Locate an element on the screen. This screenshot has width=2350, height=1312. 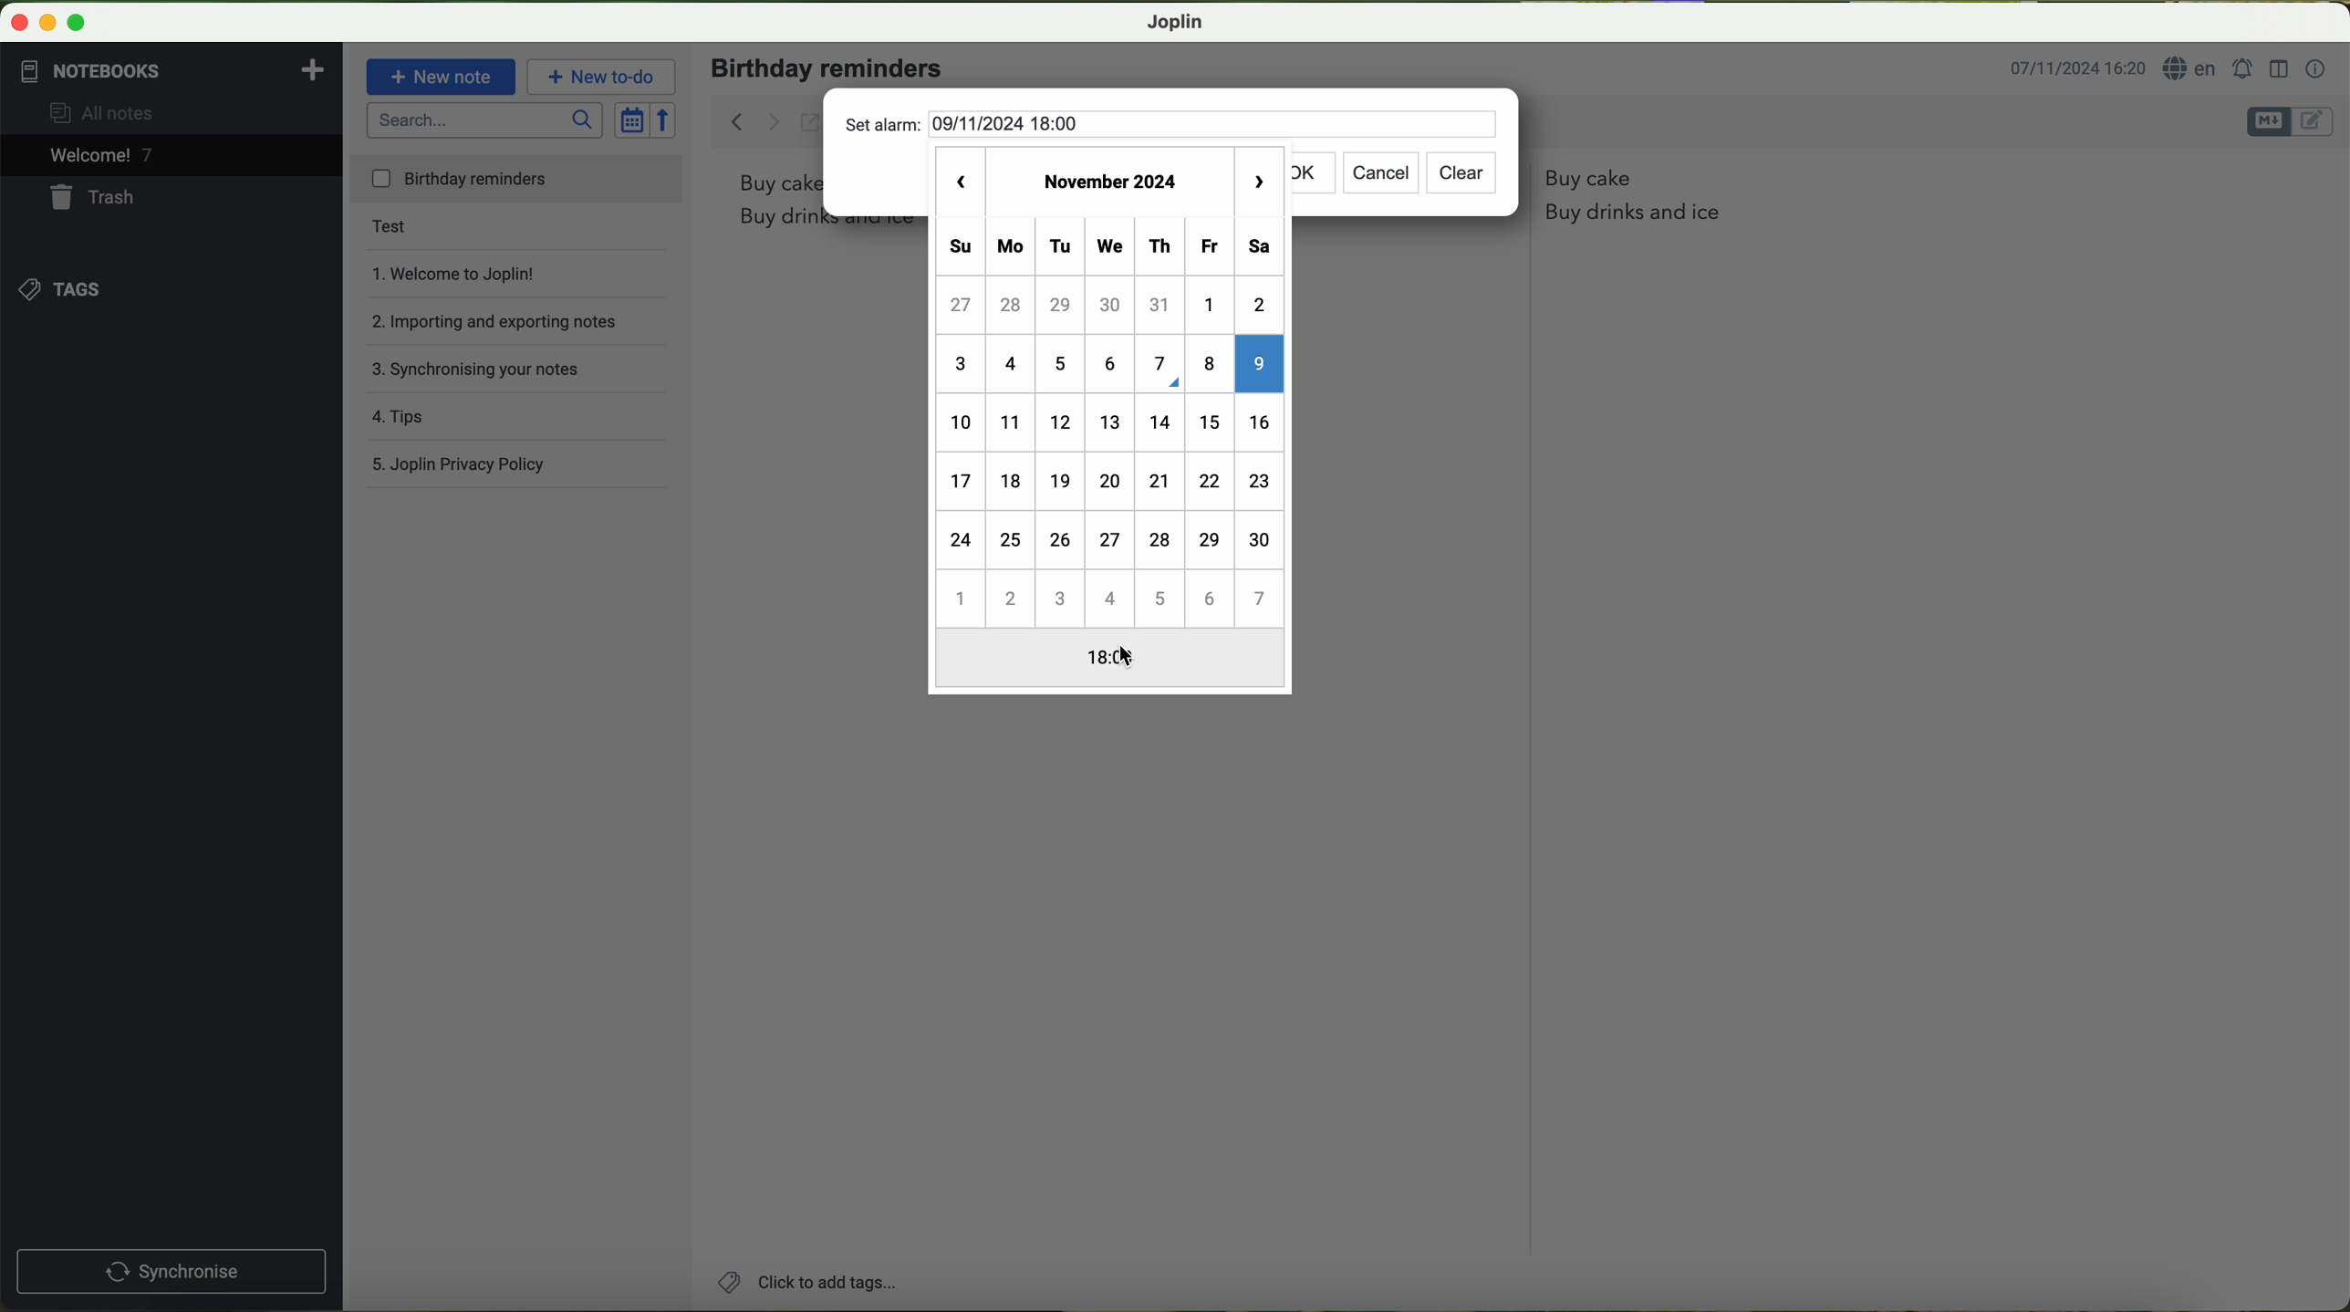
previous is located at coordinates (938, 176).